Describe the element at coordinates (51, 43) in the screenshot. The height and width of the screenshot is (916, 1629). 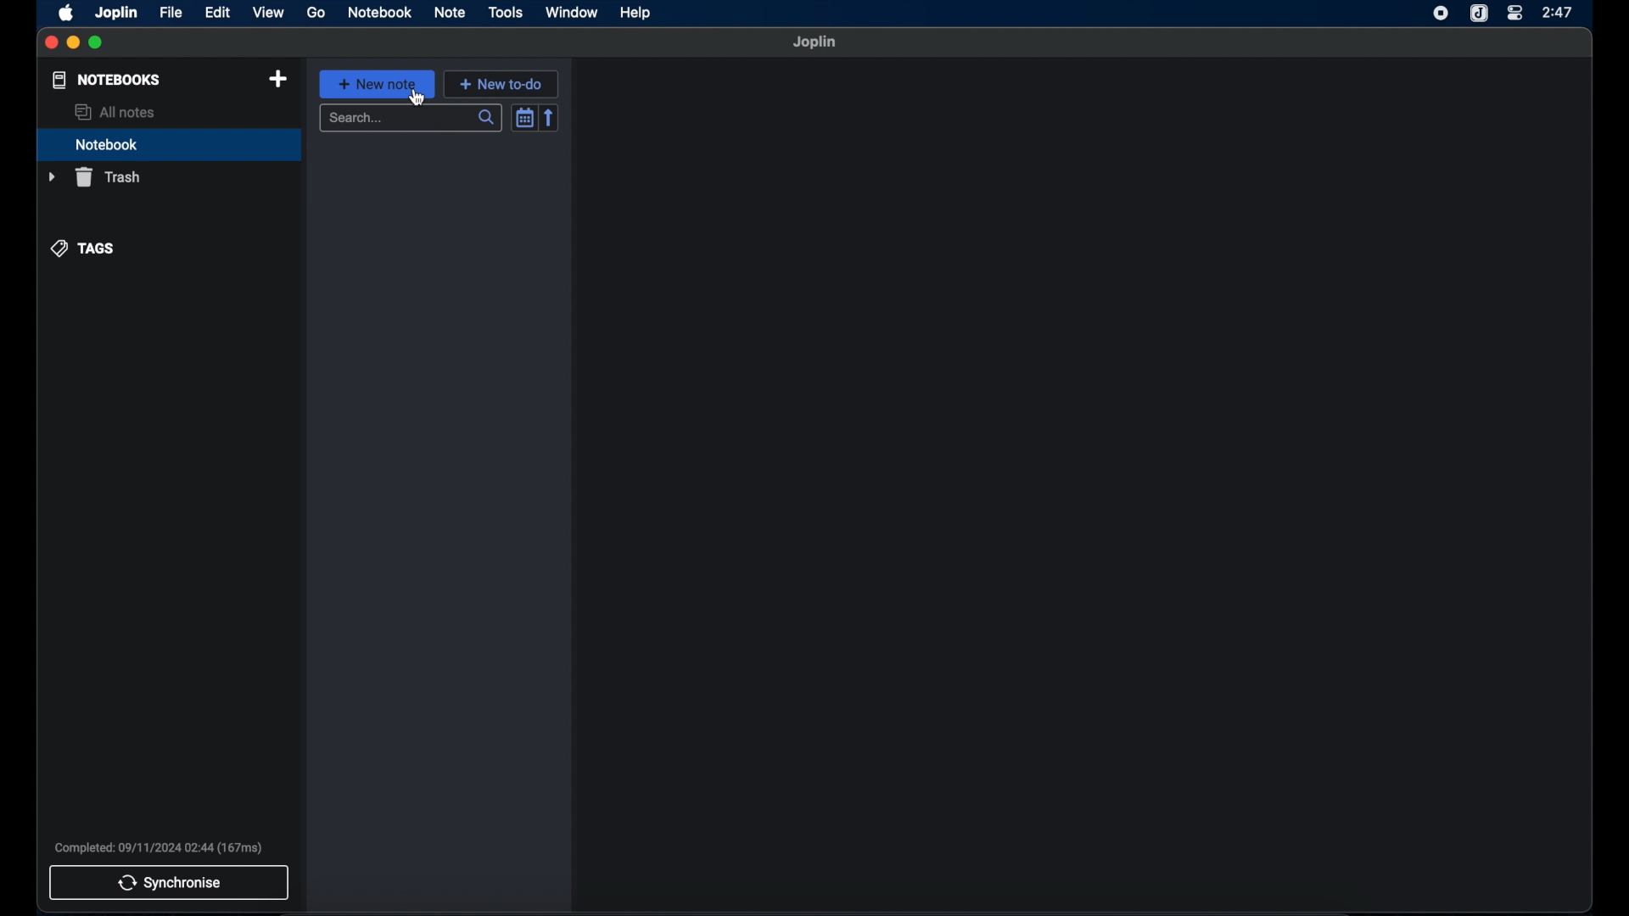
I see `close` at that location.